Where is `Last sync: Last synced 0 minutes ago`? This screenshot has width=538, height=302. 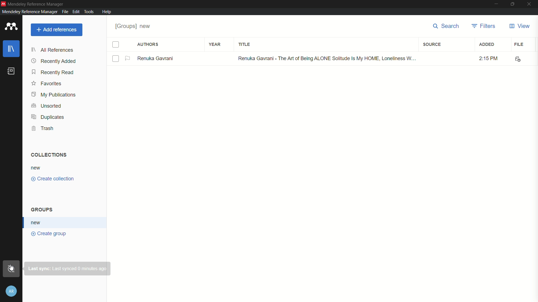
Last sync: Last synced 0 minutes ago is located at coordinates (69, 268).